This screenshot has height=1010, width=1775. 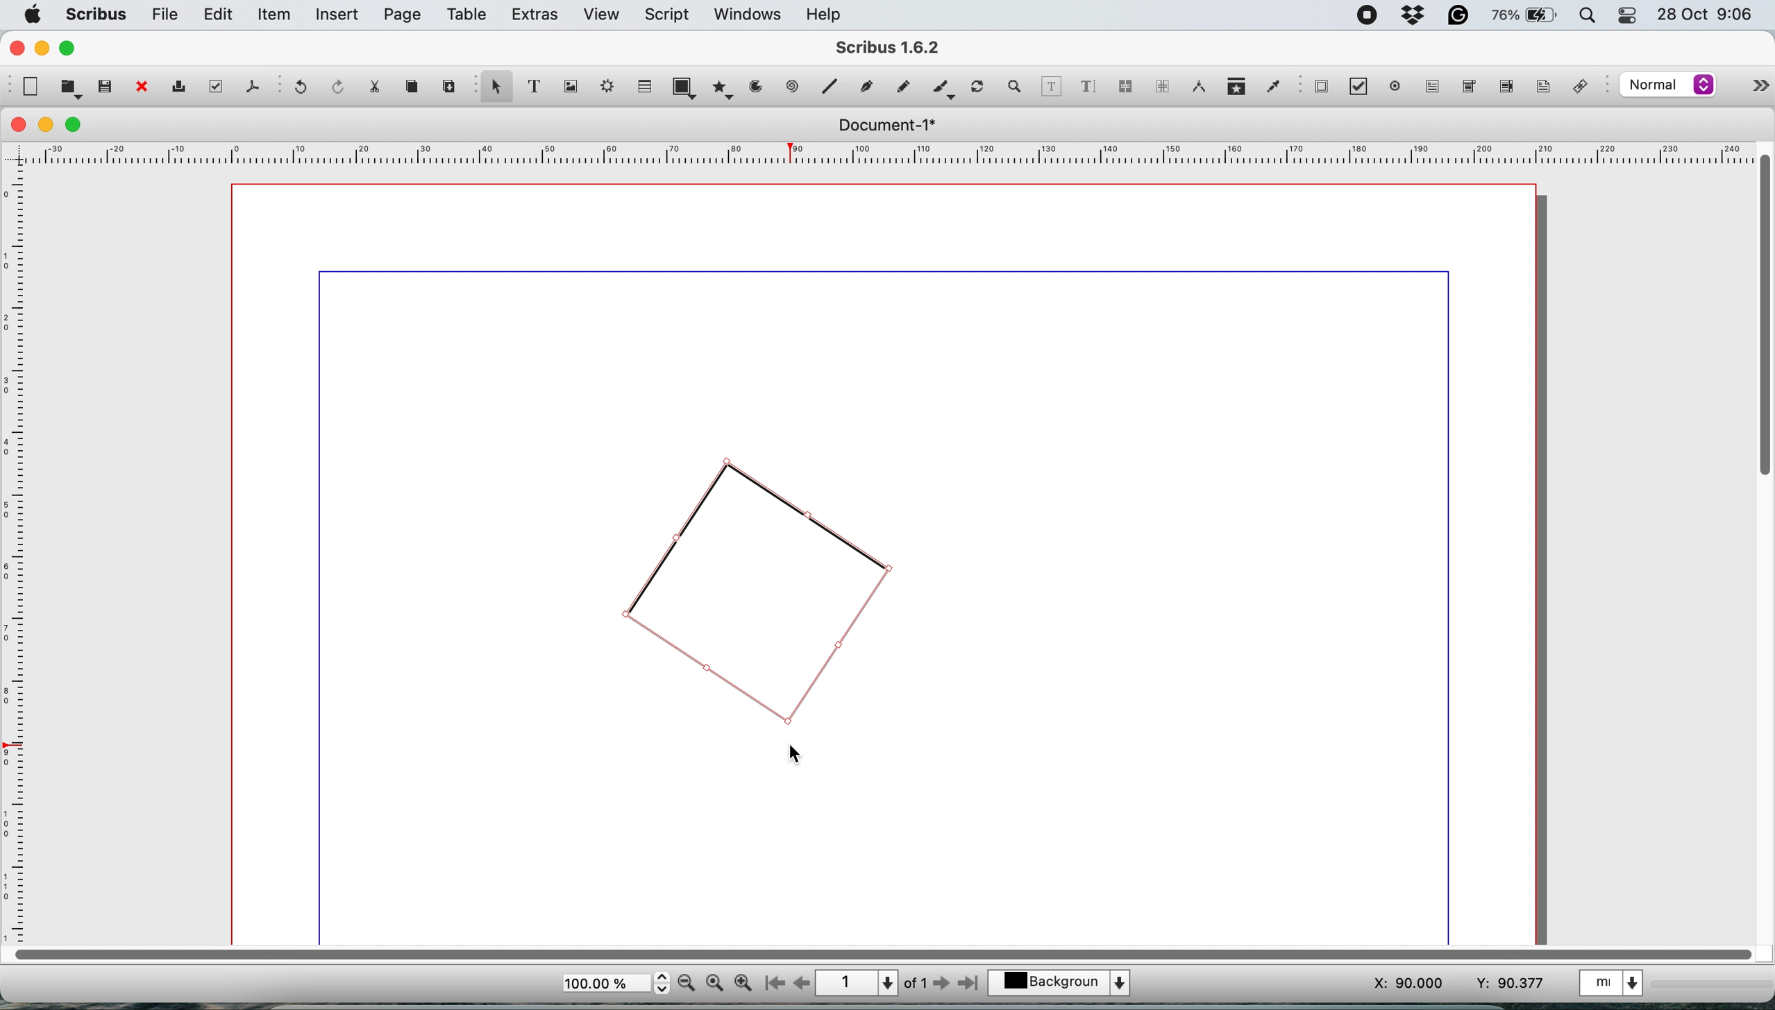 What do you see at coordinates (941, 86) in the screenshot?
I see `calligraphic line` at bounding box center [941, 86].